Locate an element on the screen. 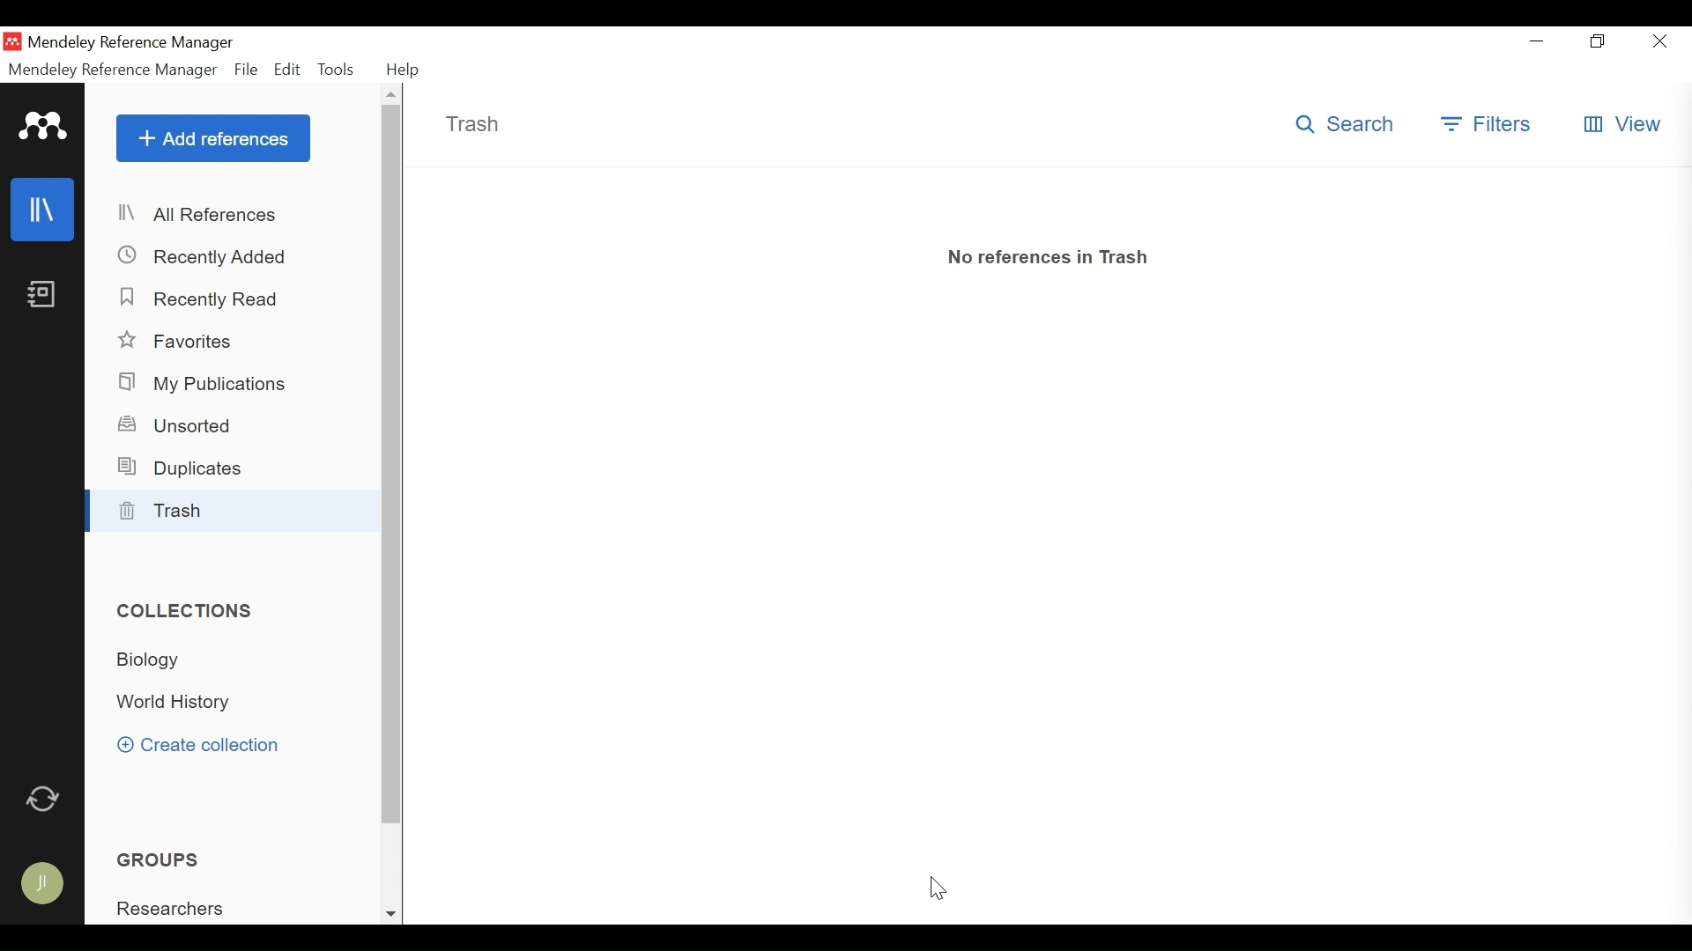  Mendeley Logo is located at coordinates (41, 126).